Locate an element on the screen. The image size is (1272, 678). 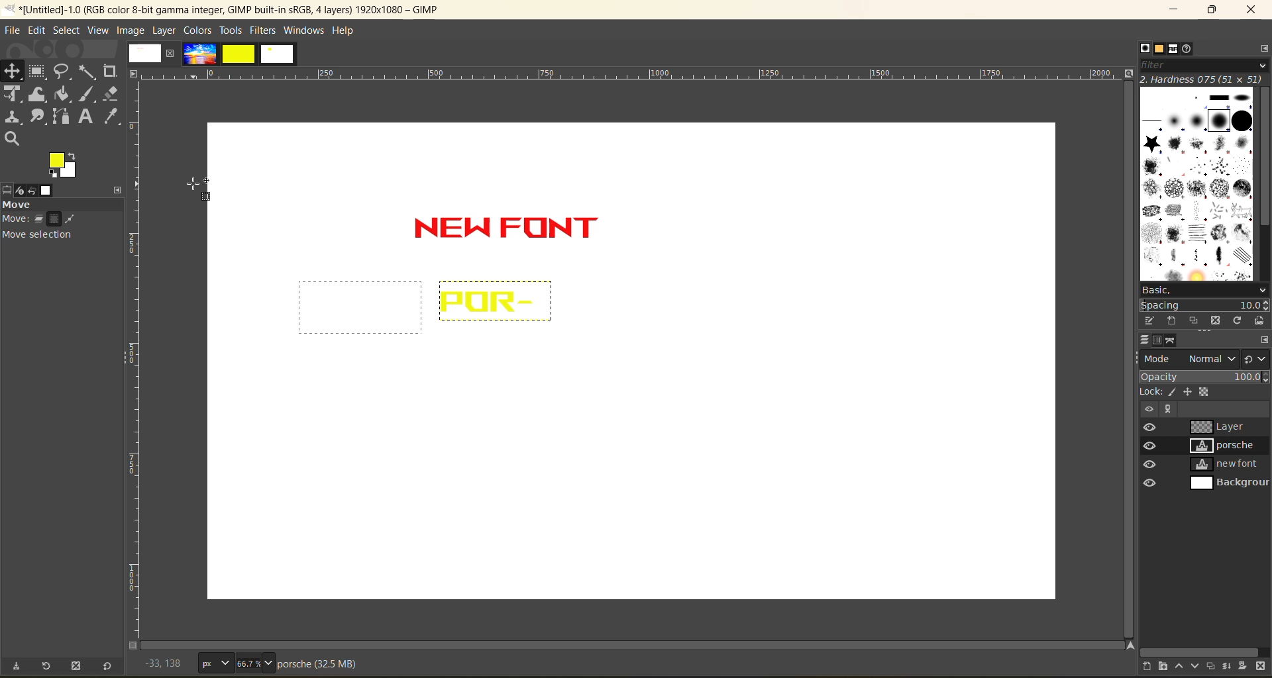
frame is located at coordinates (38, 73).